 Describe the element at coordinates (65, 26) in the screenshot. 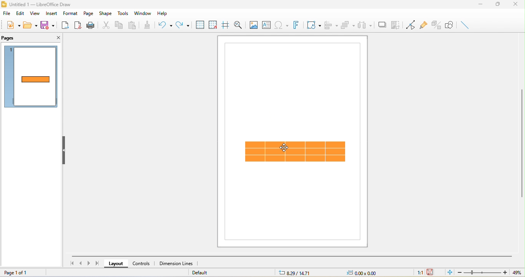

I see `export` at that location.